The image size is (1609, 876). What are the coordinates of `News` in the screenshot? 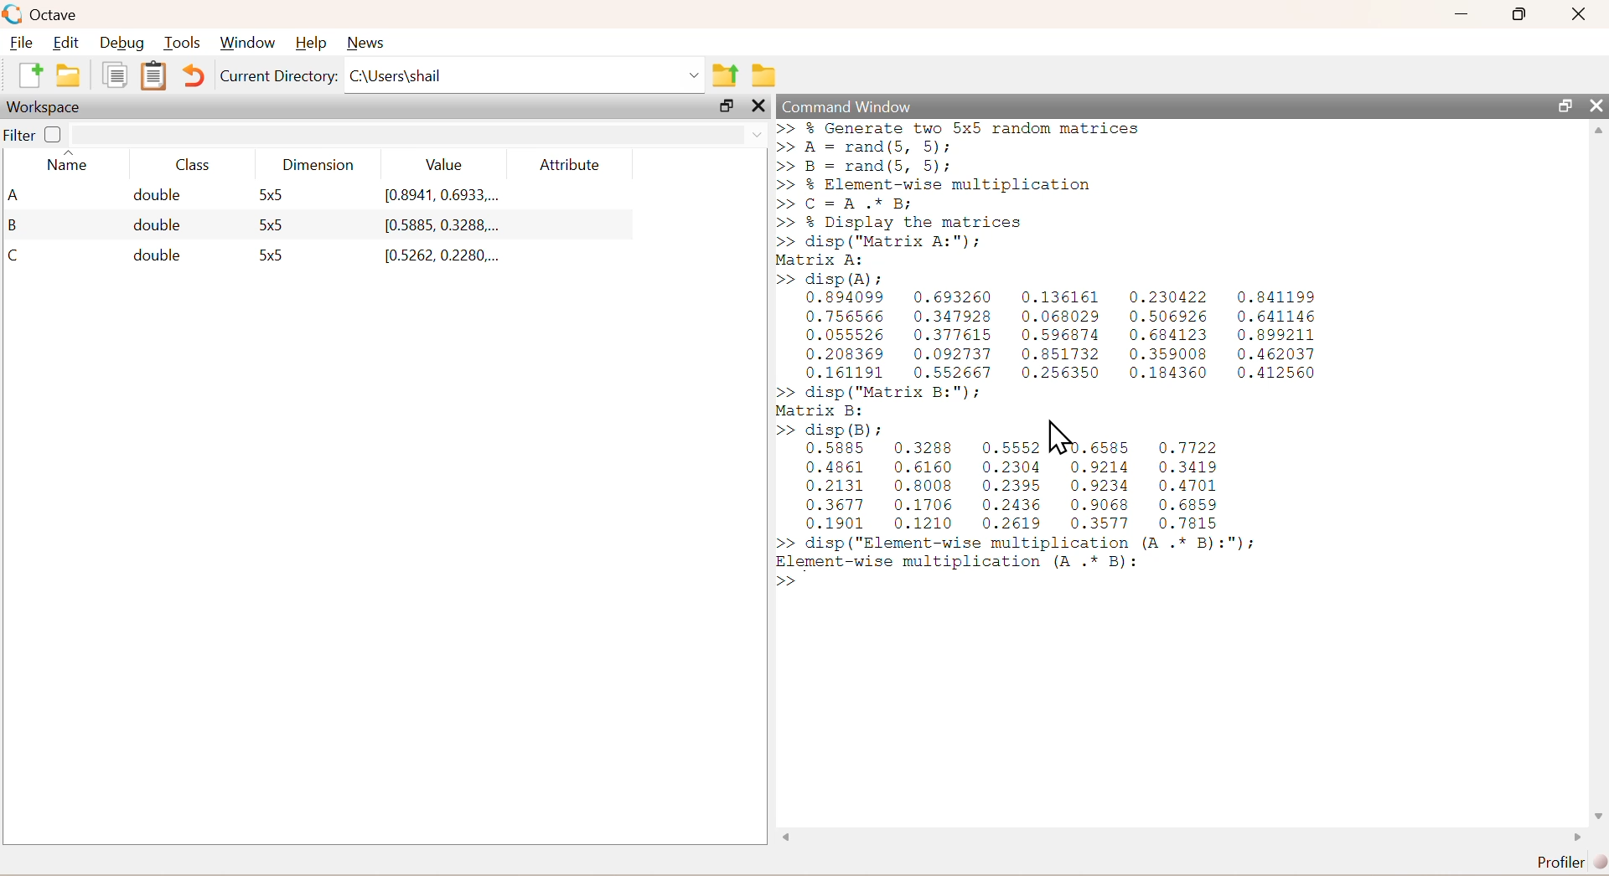 It's located at (369, 41).